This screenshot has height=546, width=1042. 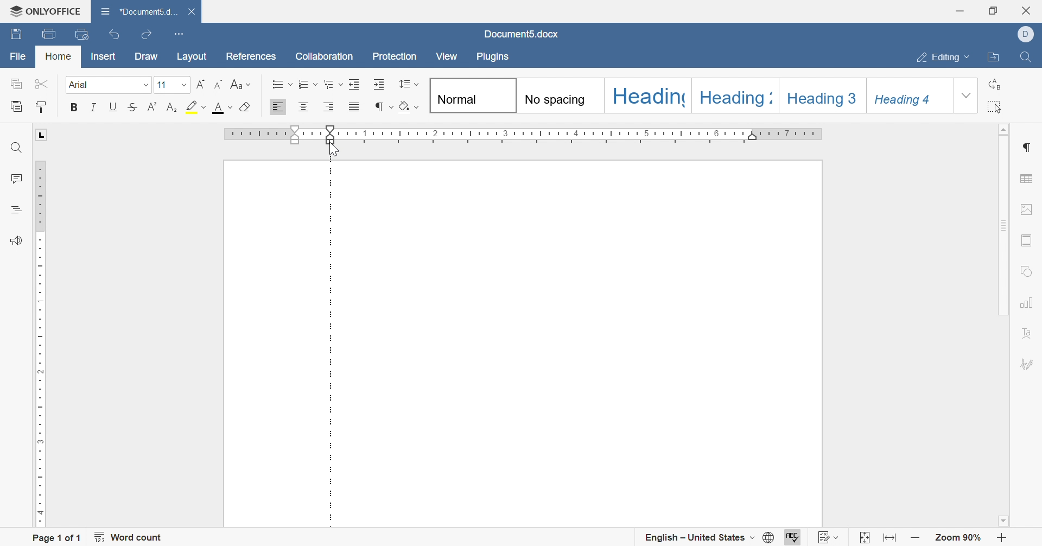 What do you see at coordinates (196, 106) in the screenshot?
I see `highlight` at bounding box center [196, 106].